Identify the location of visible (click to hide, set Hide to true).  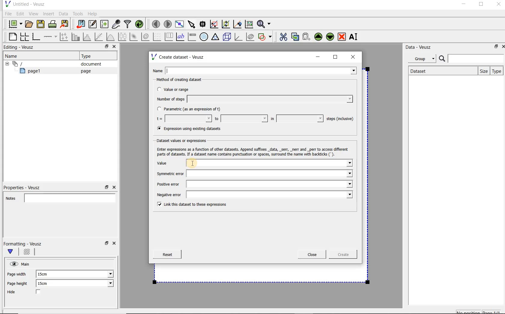
(13, 264).